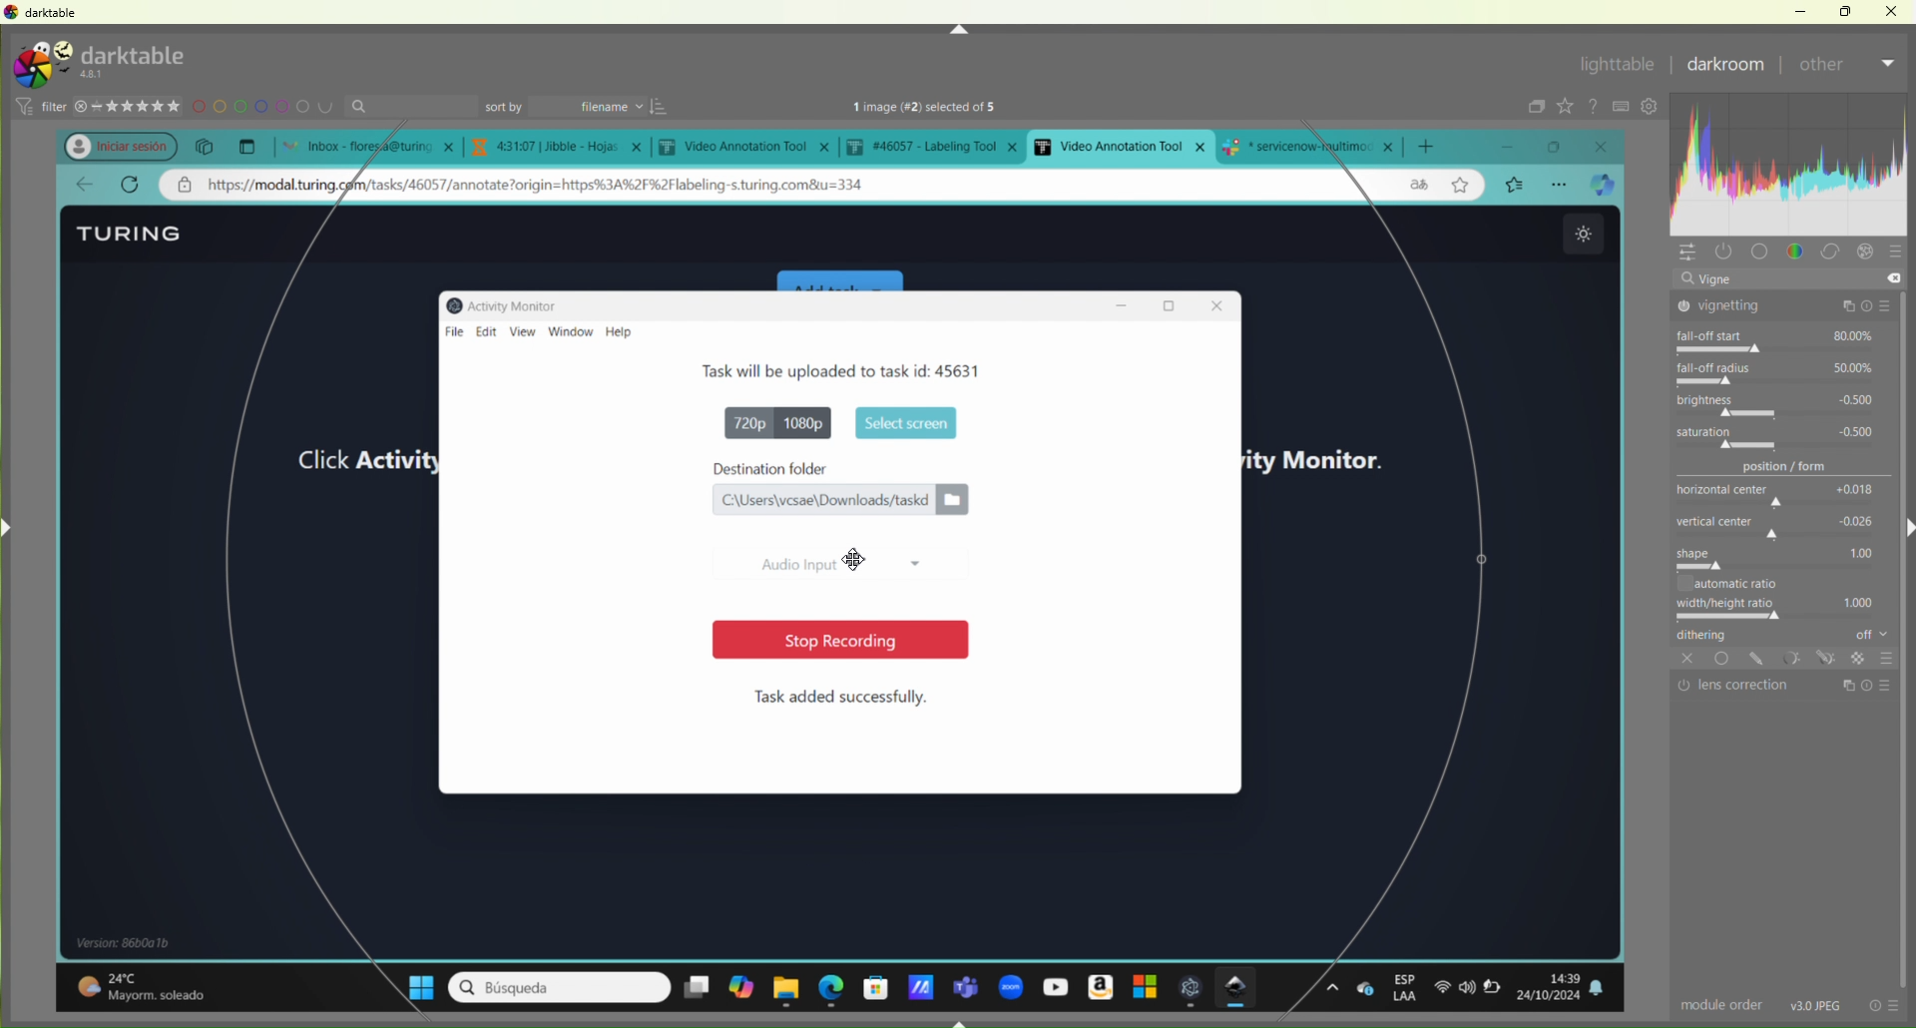  What do you see at coordinates (832, 986) in the screenshot?
I see `edge` at bounding box center [832, 986].